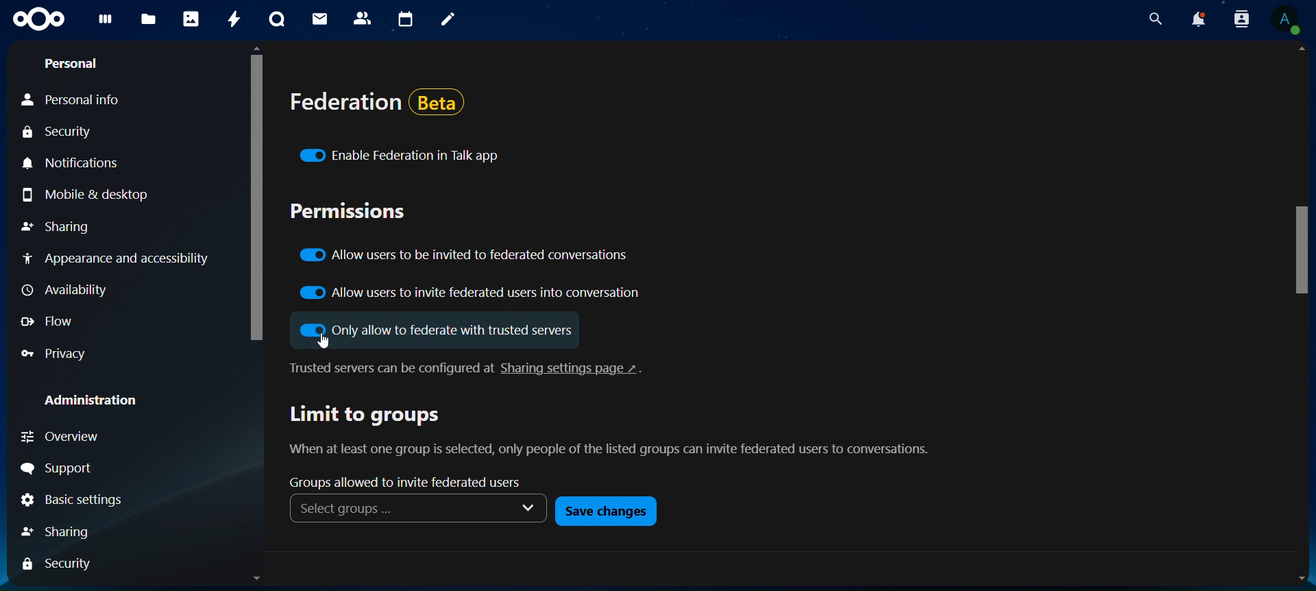 Image resolution: width=1316 pixels, height=591 pixels. What do you see at coordinates (80, 165) in the screenshot?
I see `notifications` at bounding box center [80, 165].